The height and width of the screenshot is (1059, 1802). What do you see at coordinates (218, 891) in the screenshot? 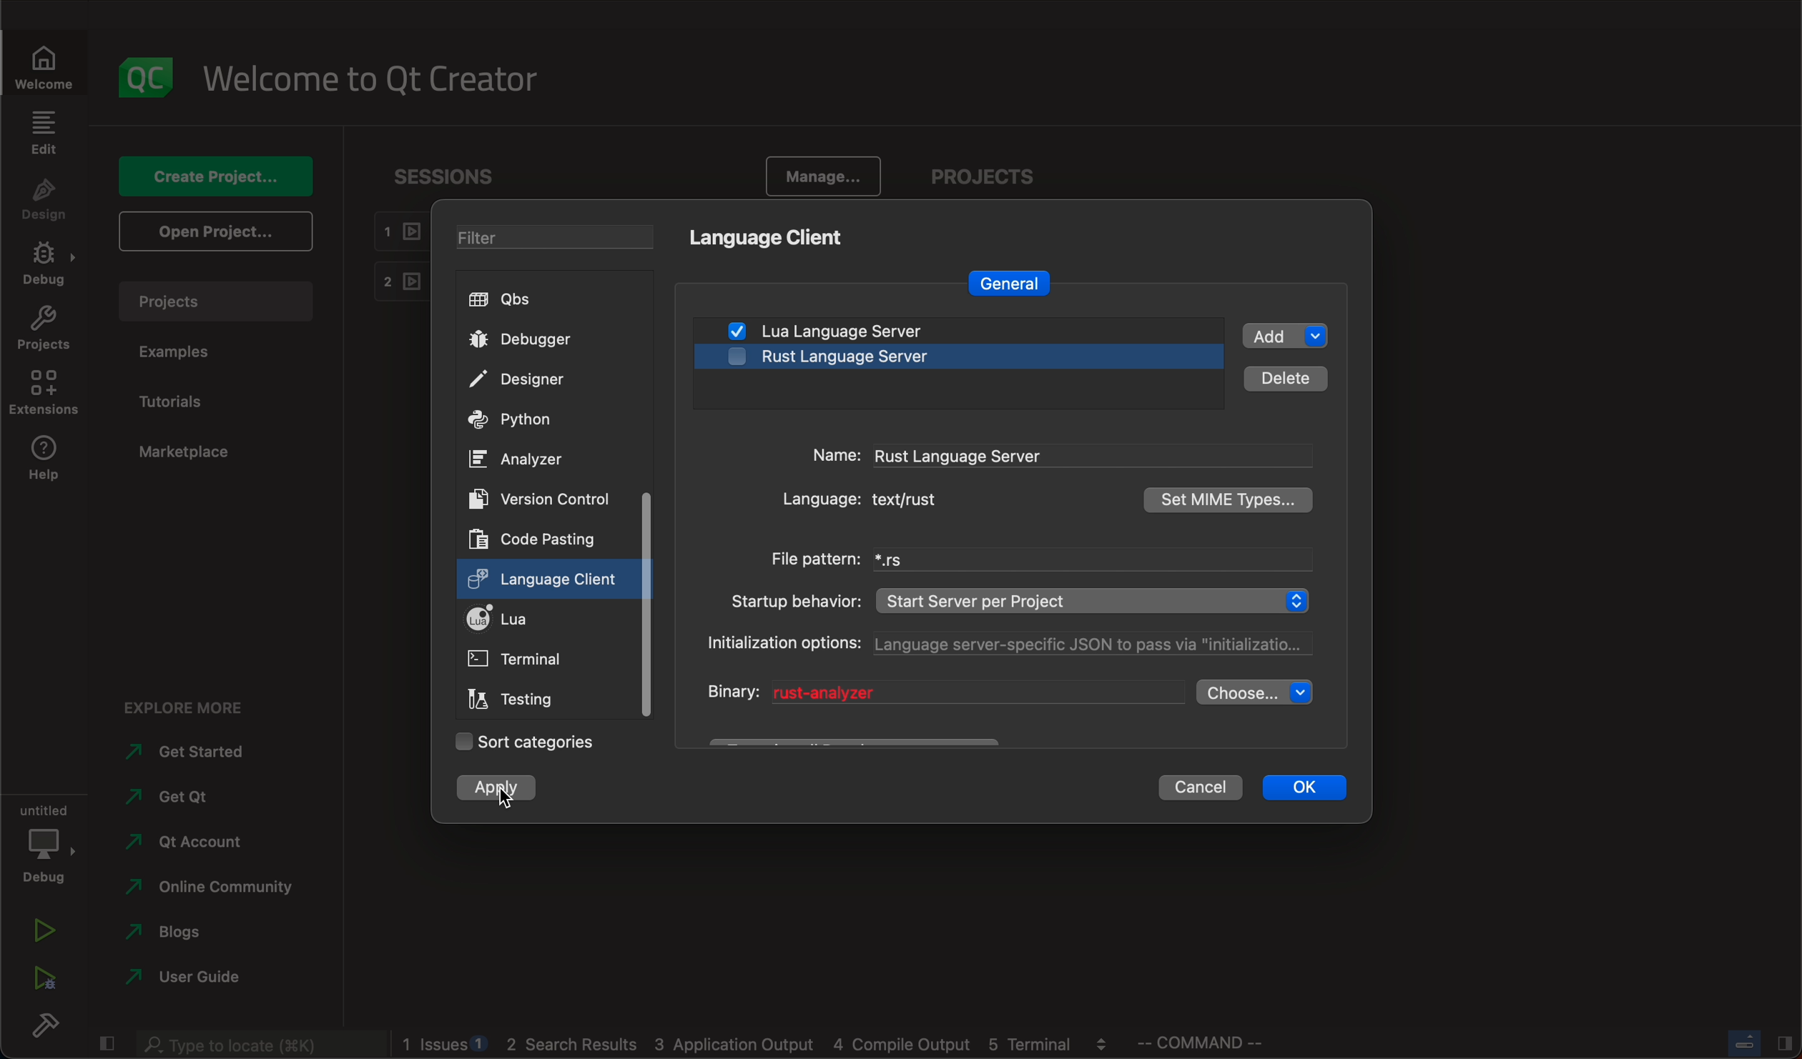
I see `community` at bounding box center [218, 891].